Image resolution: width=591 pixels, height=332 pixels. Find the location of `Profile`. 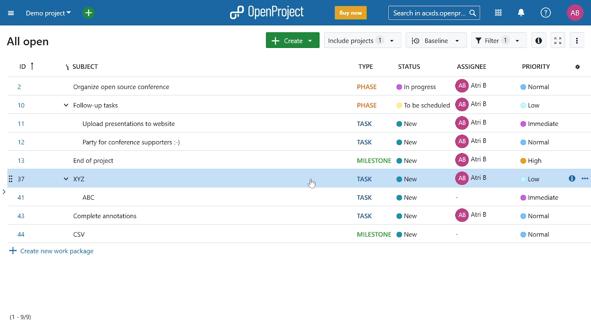

Profile is located at coordinates (575, 13).